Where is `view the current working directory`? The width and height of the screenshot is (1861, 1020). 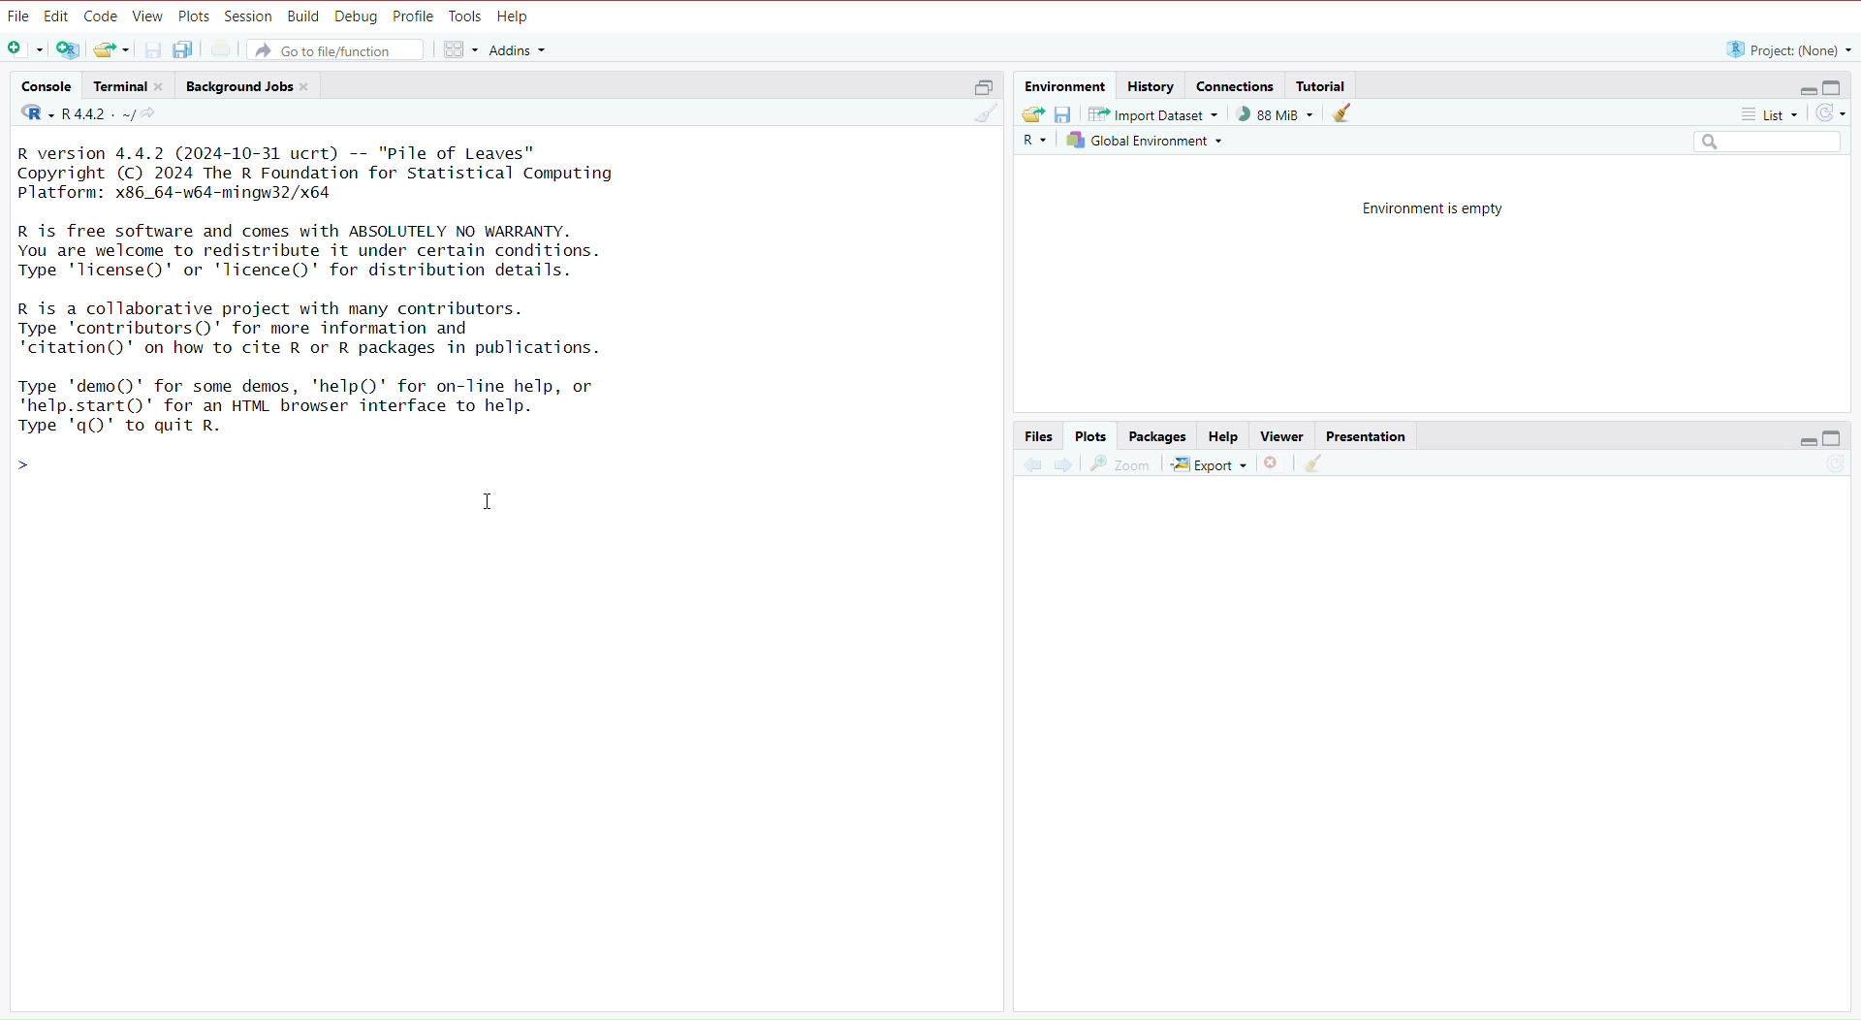 view the current working directory is located at coordinates (154, 115).